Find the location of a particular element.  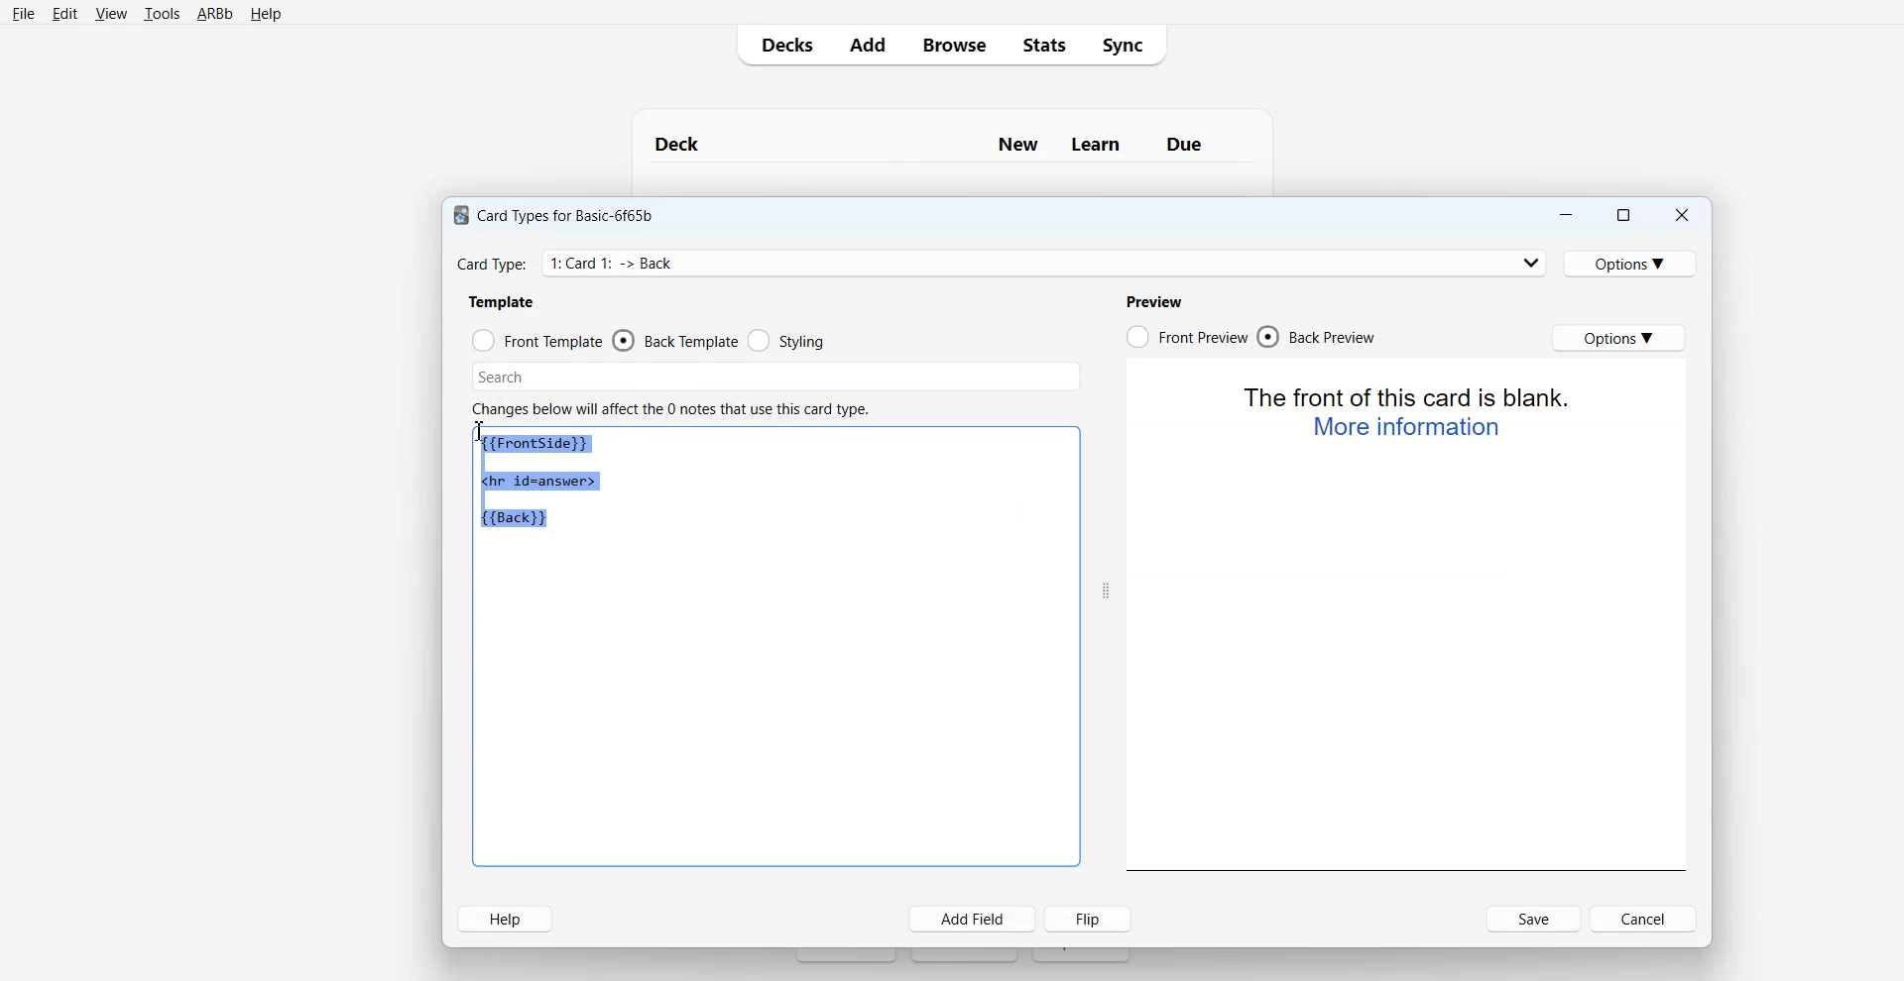

Browse is located at coordinates (952, 45).